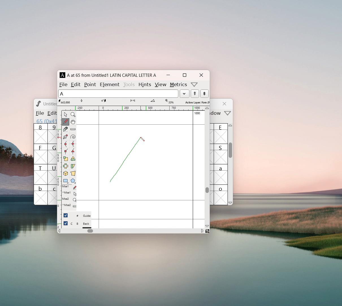  I want to click on file, so click(63, 84).